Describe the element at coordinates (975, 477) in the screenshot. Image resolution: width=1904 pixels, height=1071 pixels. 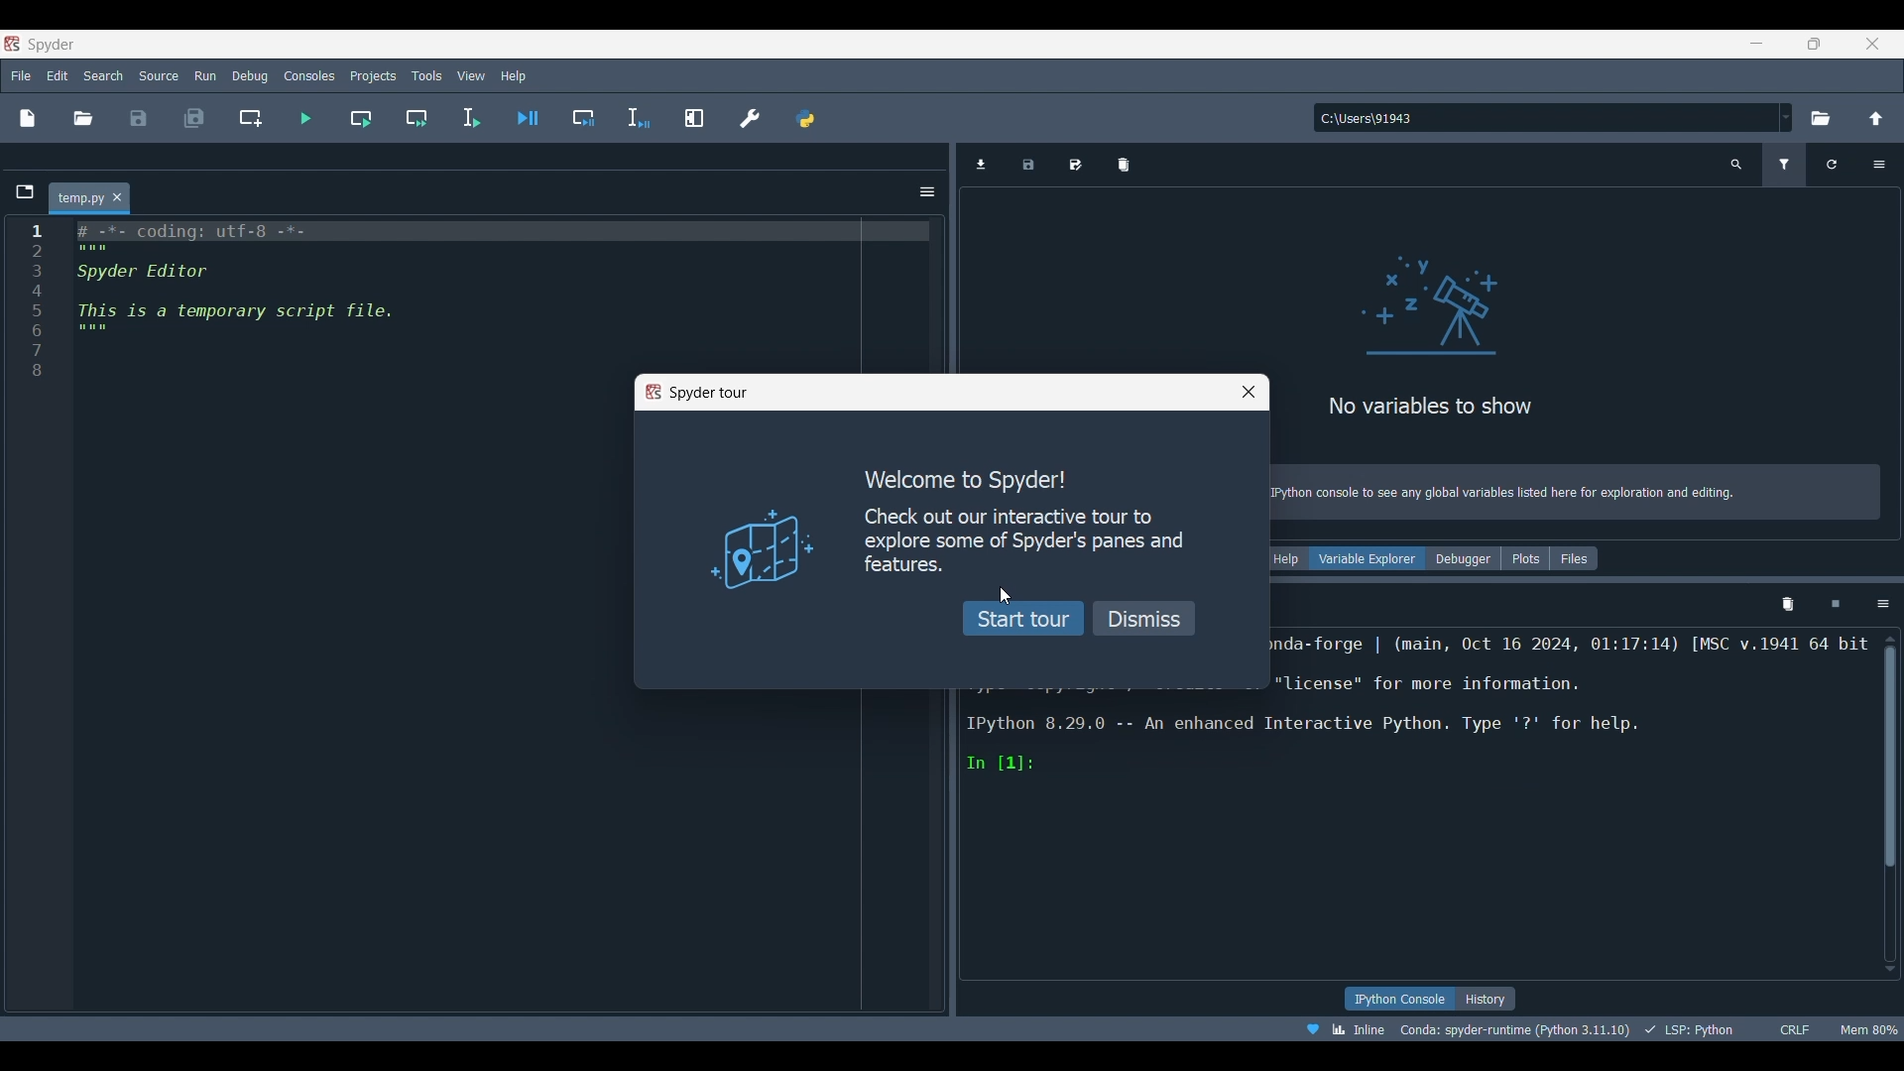
I see `welcome to spyder!` at that location.